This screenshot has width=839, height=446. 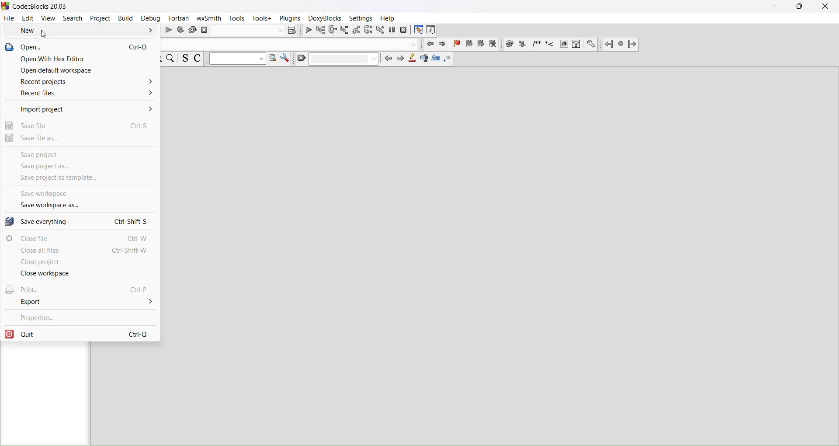 What do you see at coordinates (80, 192) in the screenshot?
I see `save workspace` at bounding box center [80, 192].